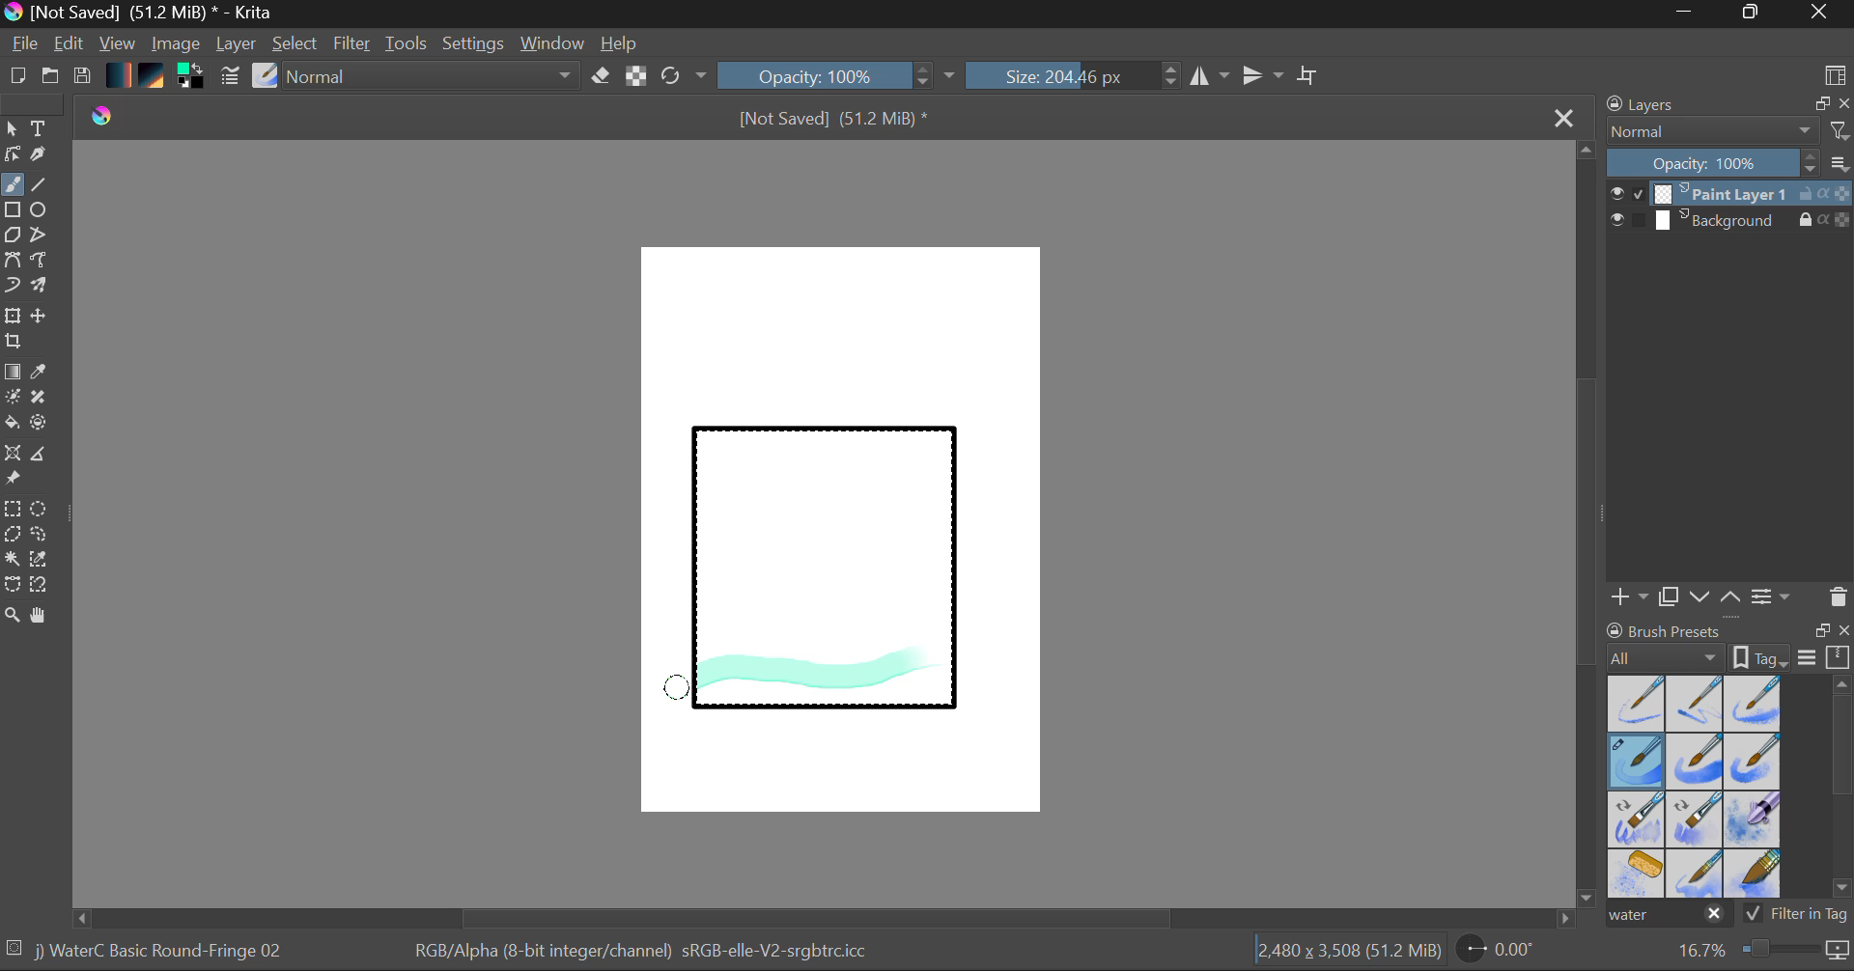 The image size is (1854, 971). Describe the element at coordinates (354, 46) in the screenshot. I see `Filter` at that location.